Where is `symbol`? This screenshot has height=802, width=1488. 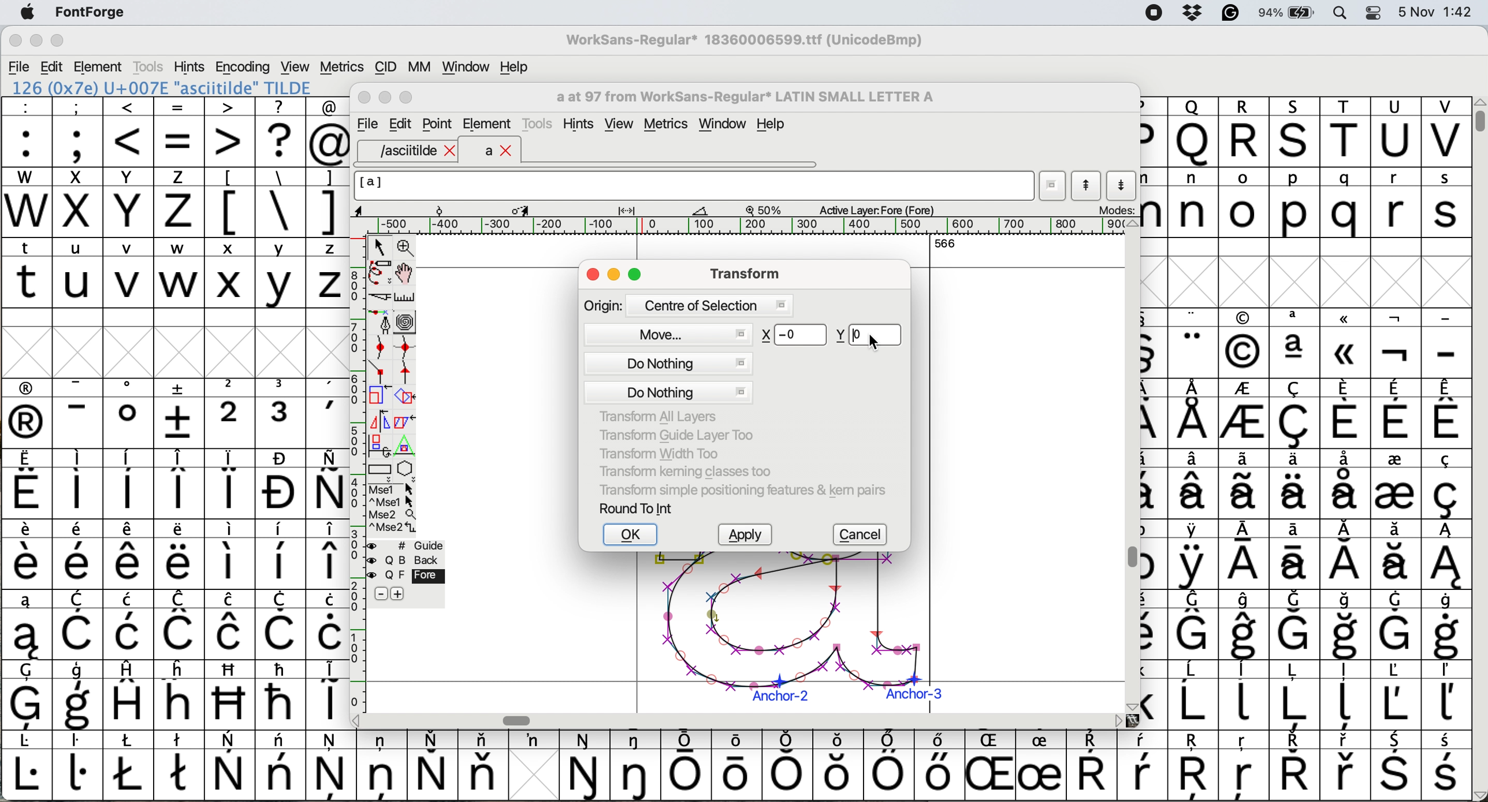 symbol is located at coordinates (327, 484).